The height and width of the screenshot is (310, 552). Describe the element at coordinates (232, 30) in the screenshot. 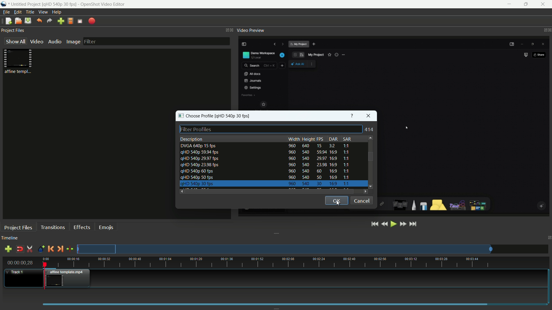

I see `close project files` at that location.